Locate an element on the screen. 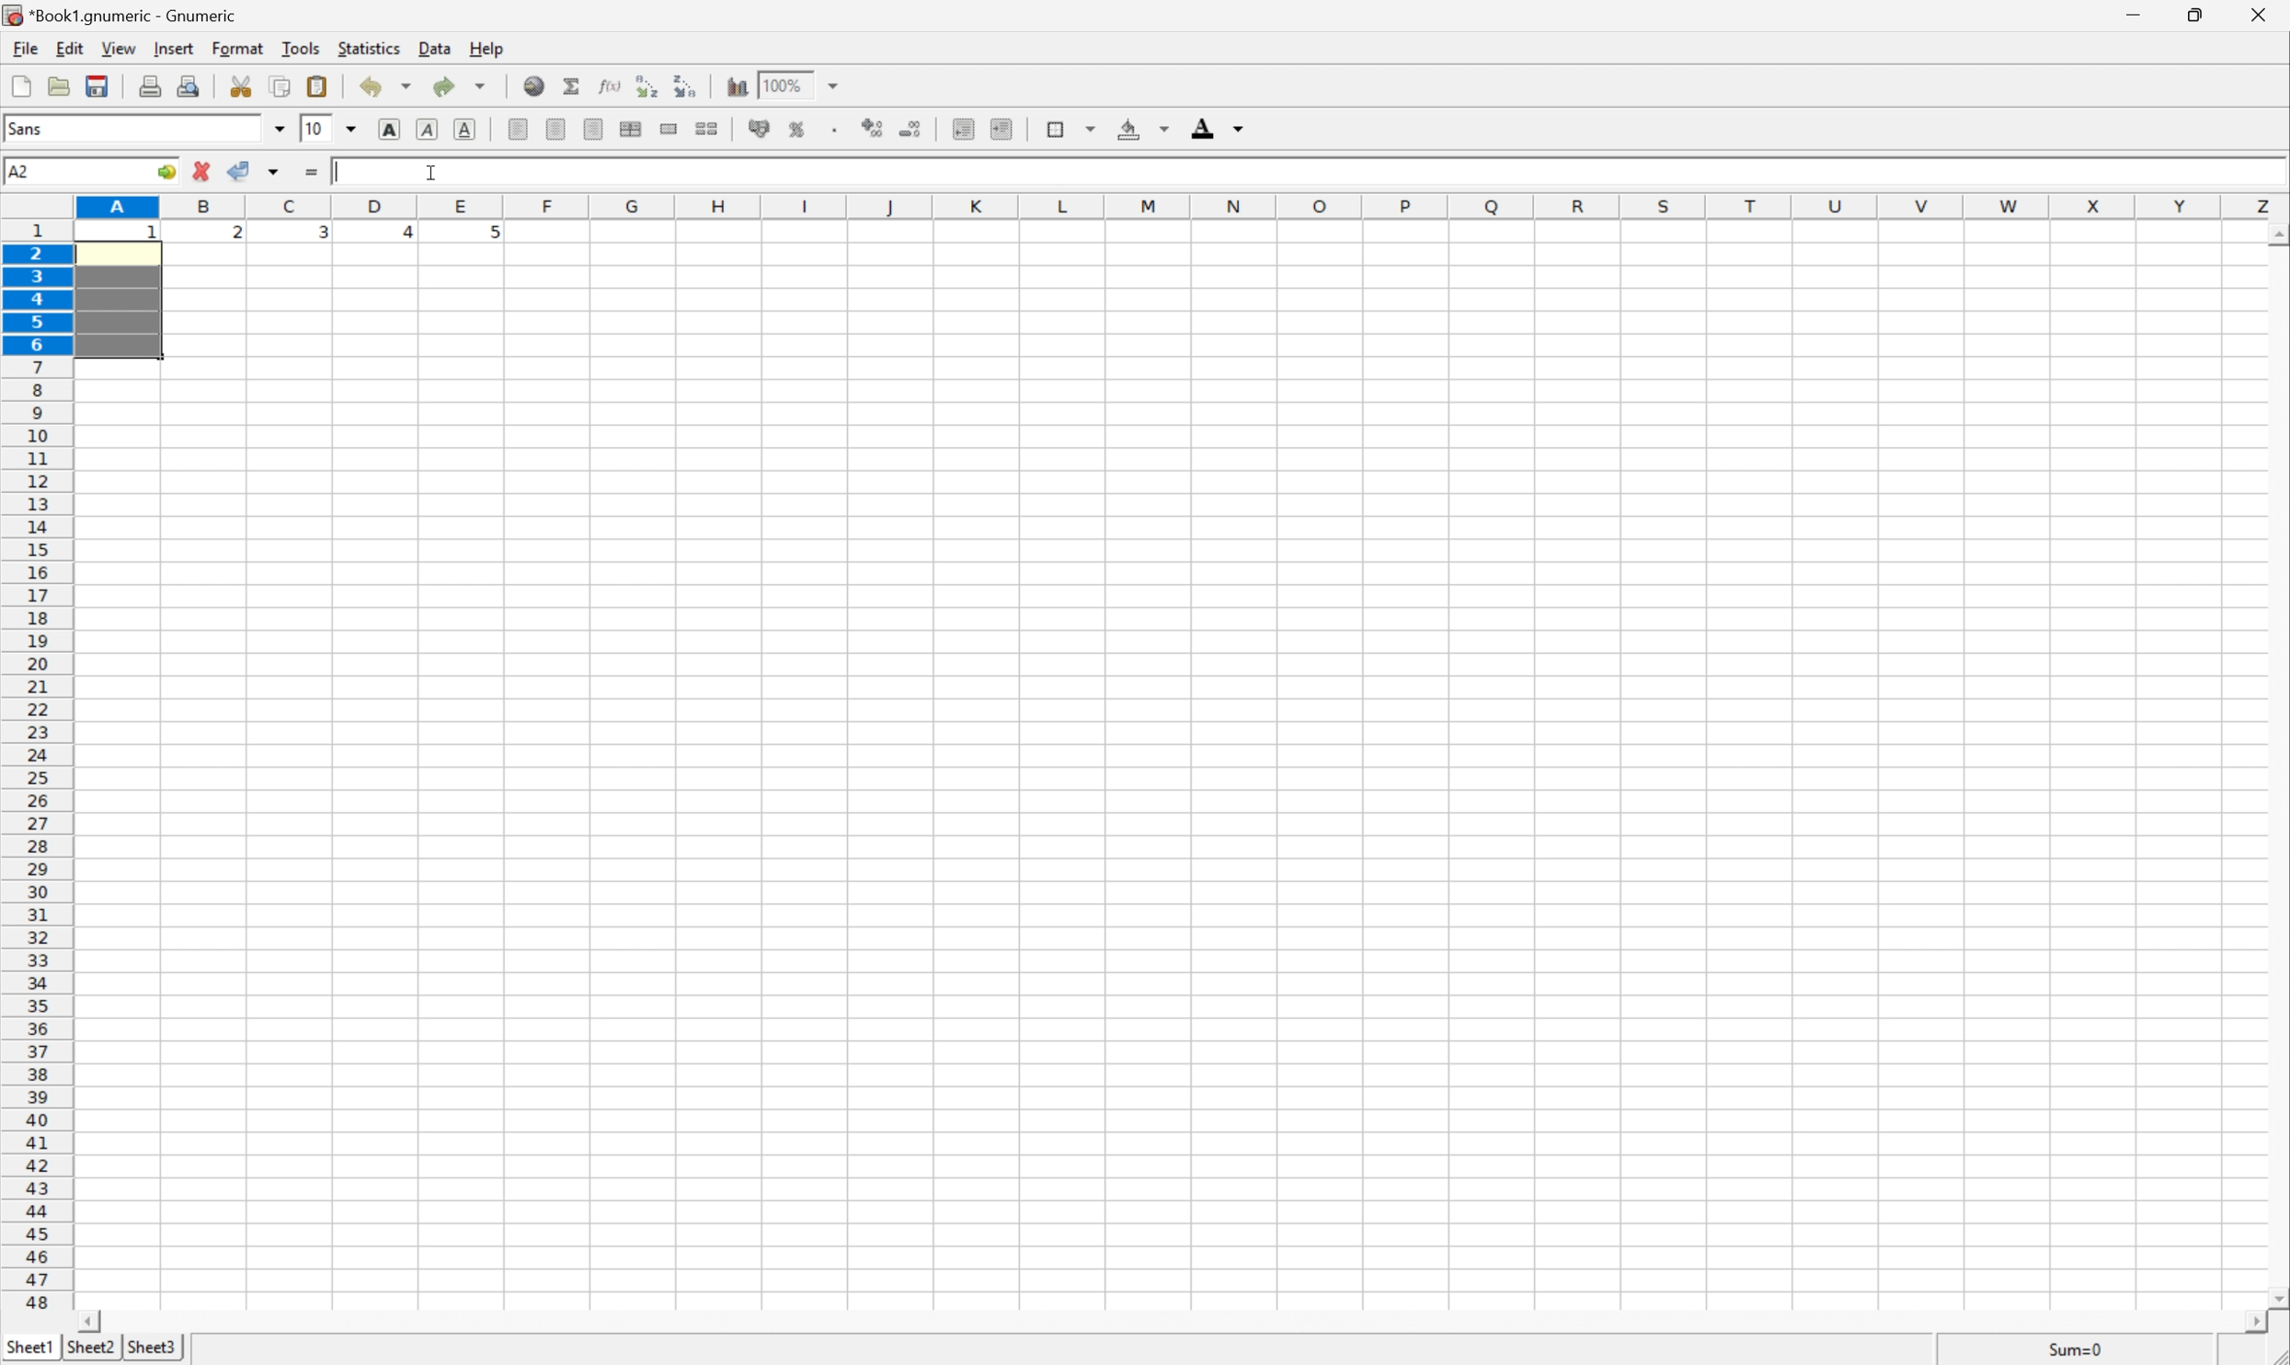  tools is located at coordinates (302, 49).